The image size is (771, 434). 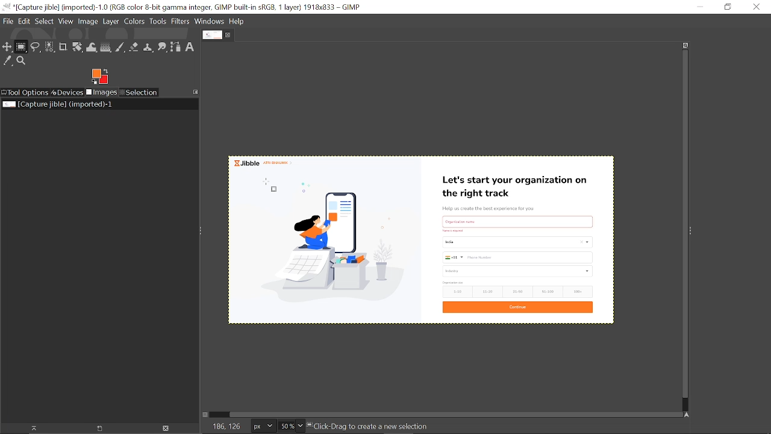 What do you see at coordinates (266, 163) in the screenshot?
I see `Jibble` at bounding box center [266, 163].